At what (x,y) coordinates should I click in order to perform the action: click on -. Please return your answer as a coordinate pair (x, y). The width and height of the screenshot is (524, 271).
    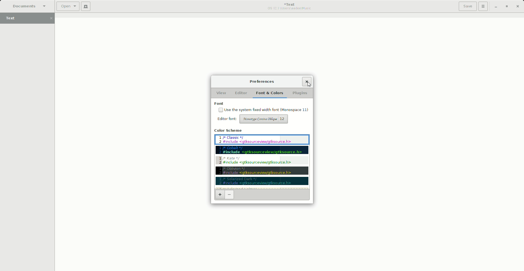
    Looking at the image, I should click on (230, 196).